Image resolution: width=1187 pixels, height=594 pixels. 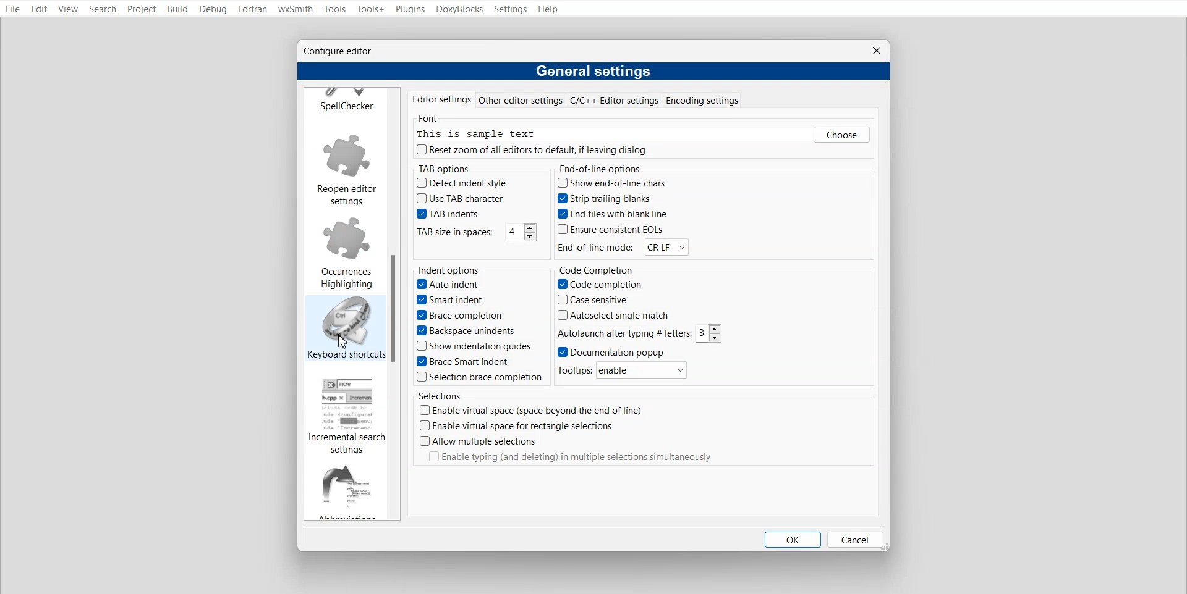 What do you see at coordinates (438, 395) in the screenshot?
I see `Selections` at bounding box center [438, 395].